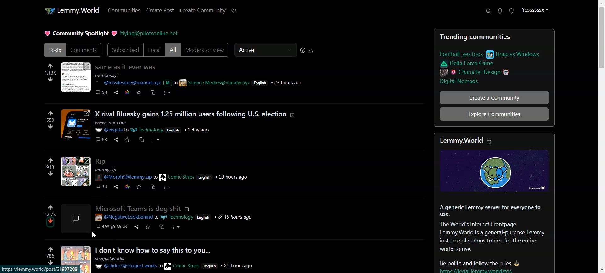 This screenshot has height=273, width=605. What do you see at coordinates (488, 11) in the screenshot?
I see `Search` at bounding box center [488, 11].